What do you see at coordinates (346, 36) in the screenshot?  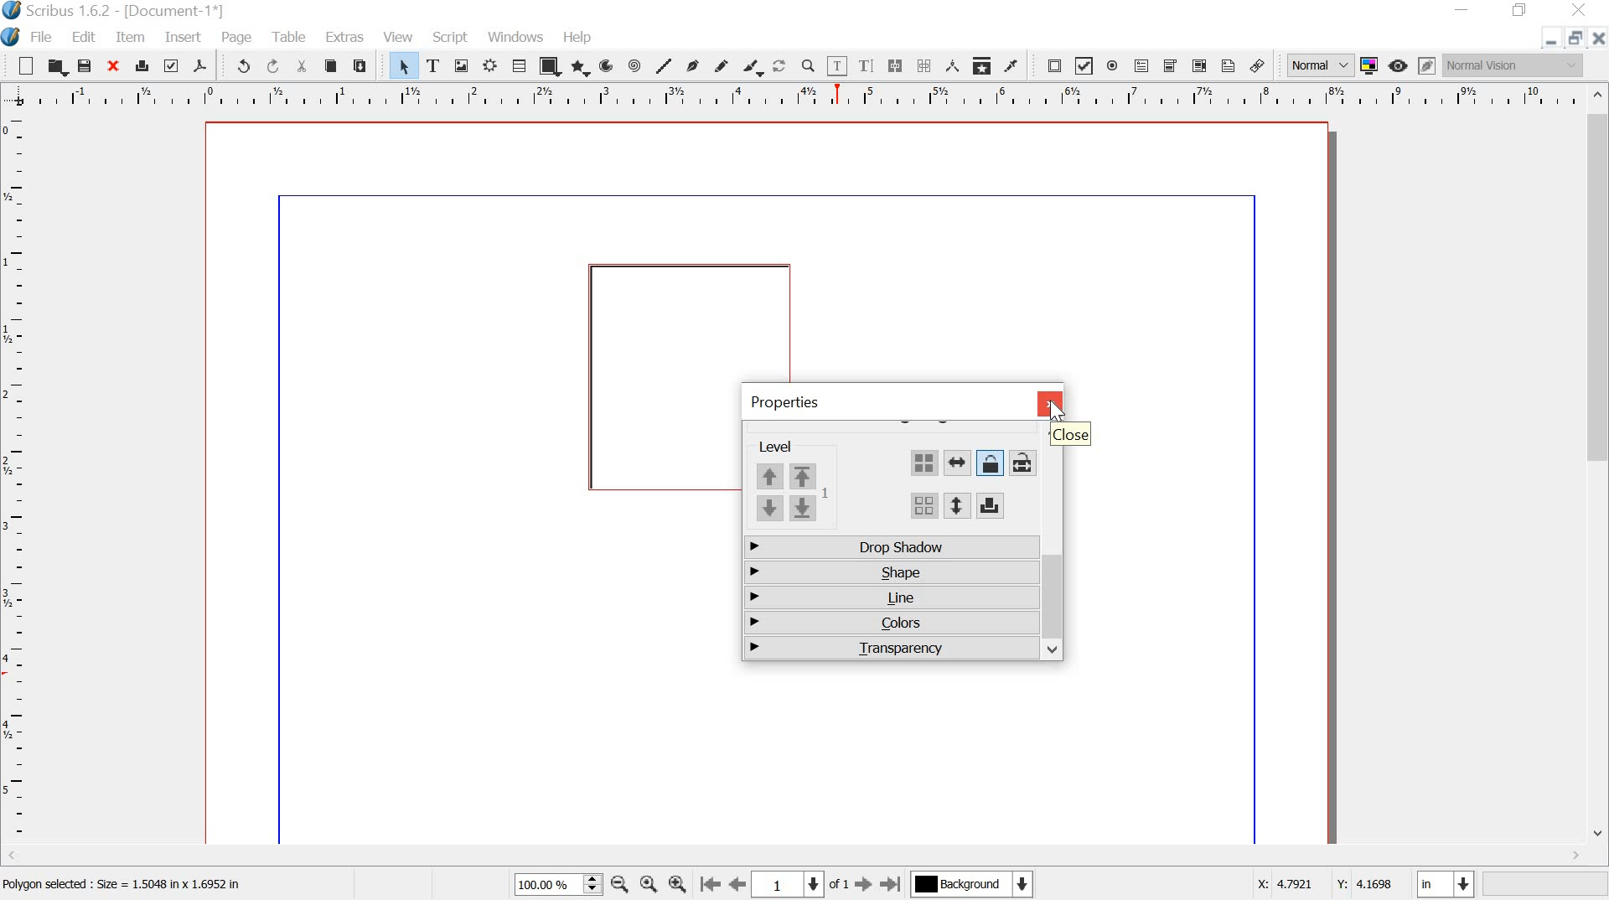 I see `extras` at bounding box center [346, 36].